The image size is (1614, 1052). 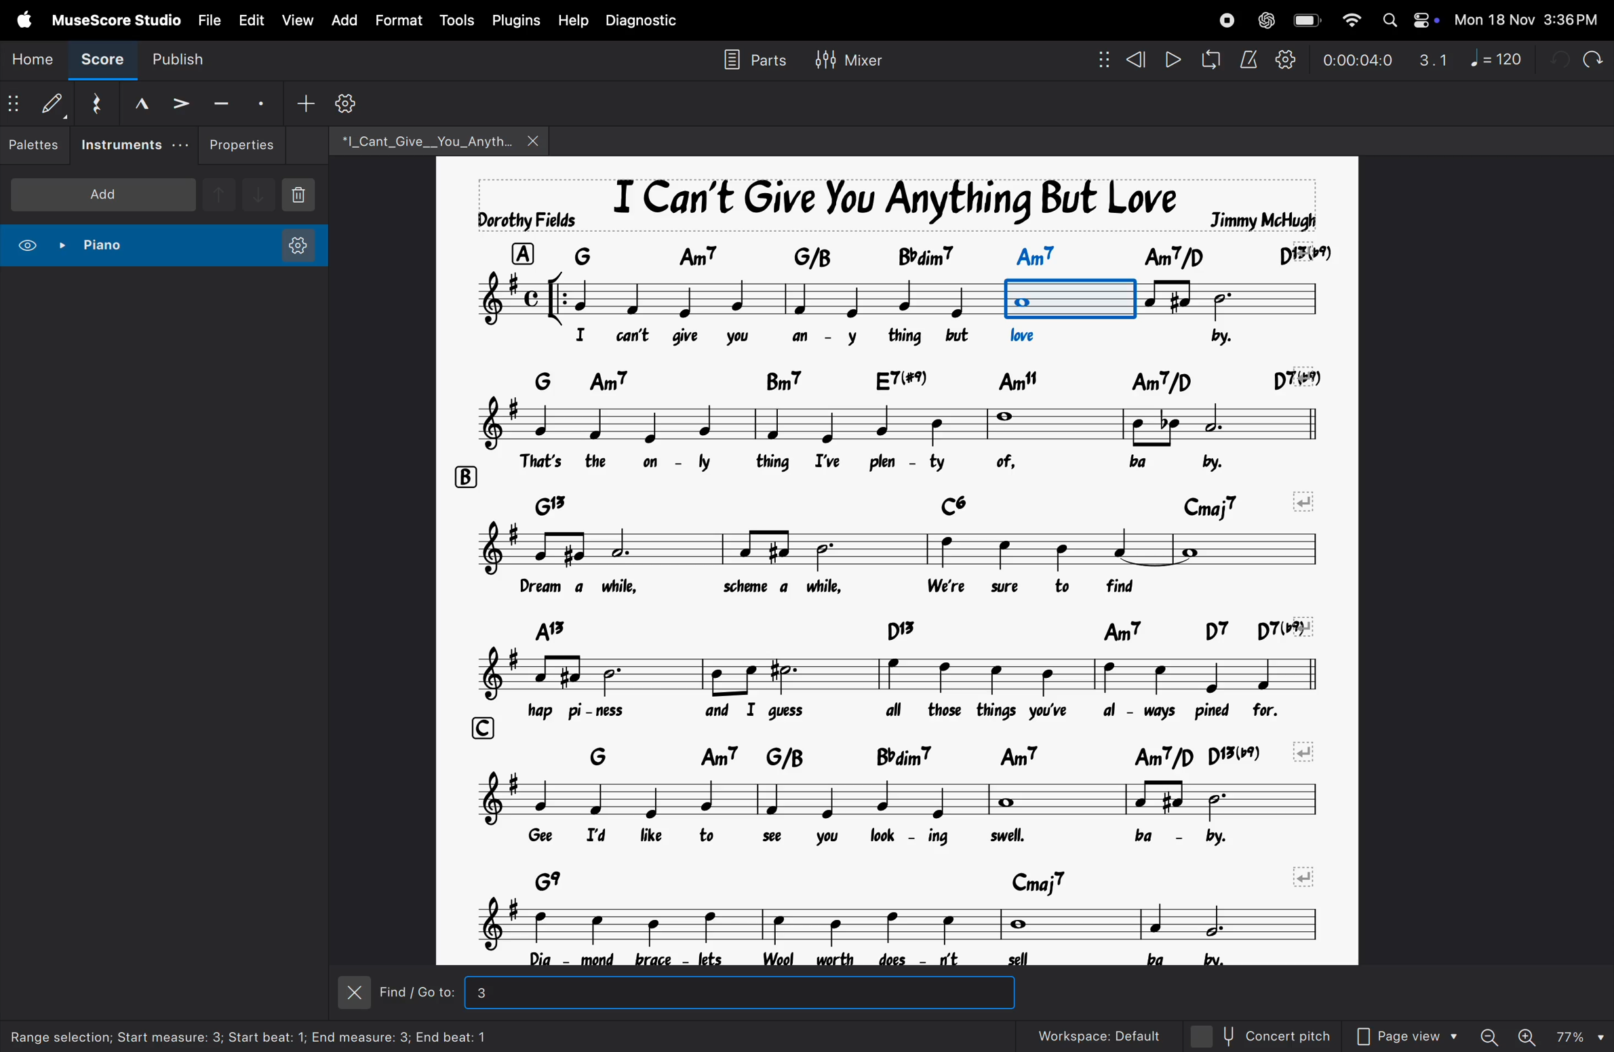 What do you see at coordinates (1098, 1034) in the screenshot?
I see `workspace default` at bounding box center [1098, 1034].